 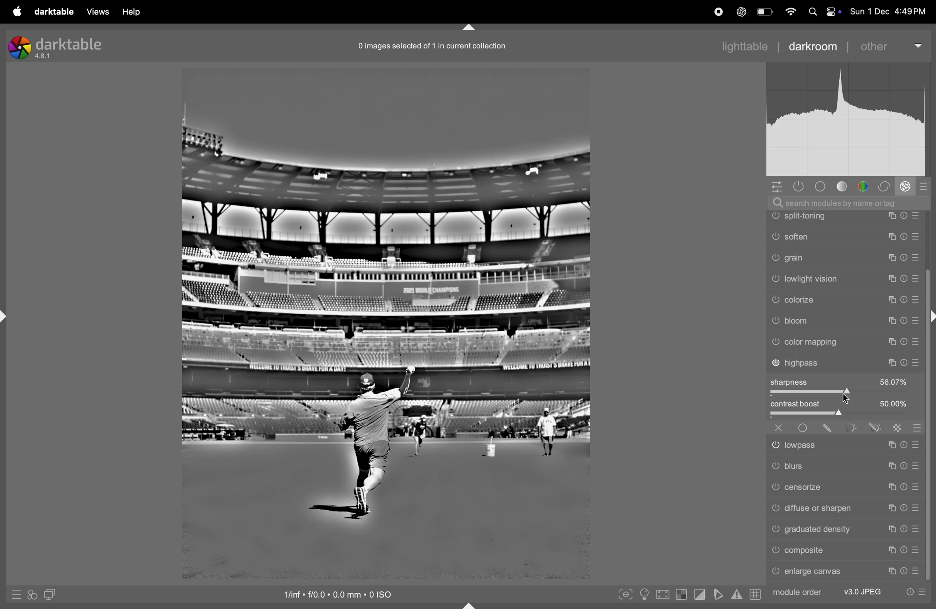 What do you see at coordinates (643, 595) in the screenshot?
I see `toggle iso` at bounding box center [643, 595].